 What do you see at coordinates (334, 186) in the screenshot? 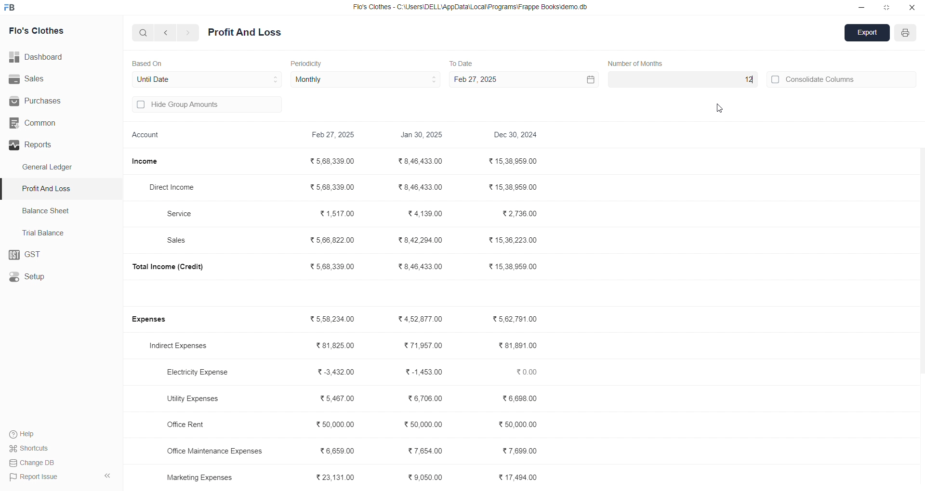
I see `₹568,339.00` at bounding box center [334, 186].